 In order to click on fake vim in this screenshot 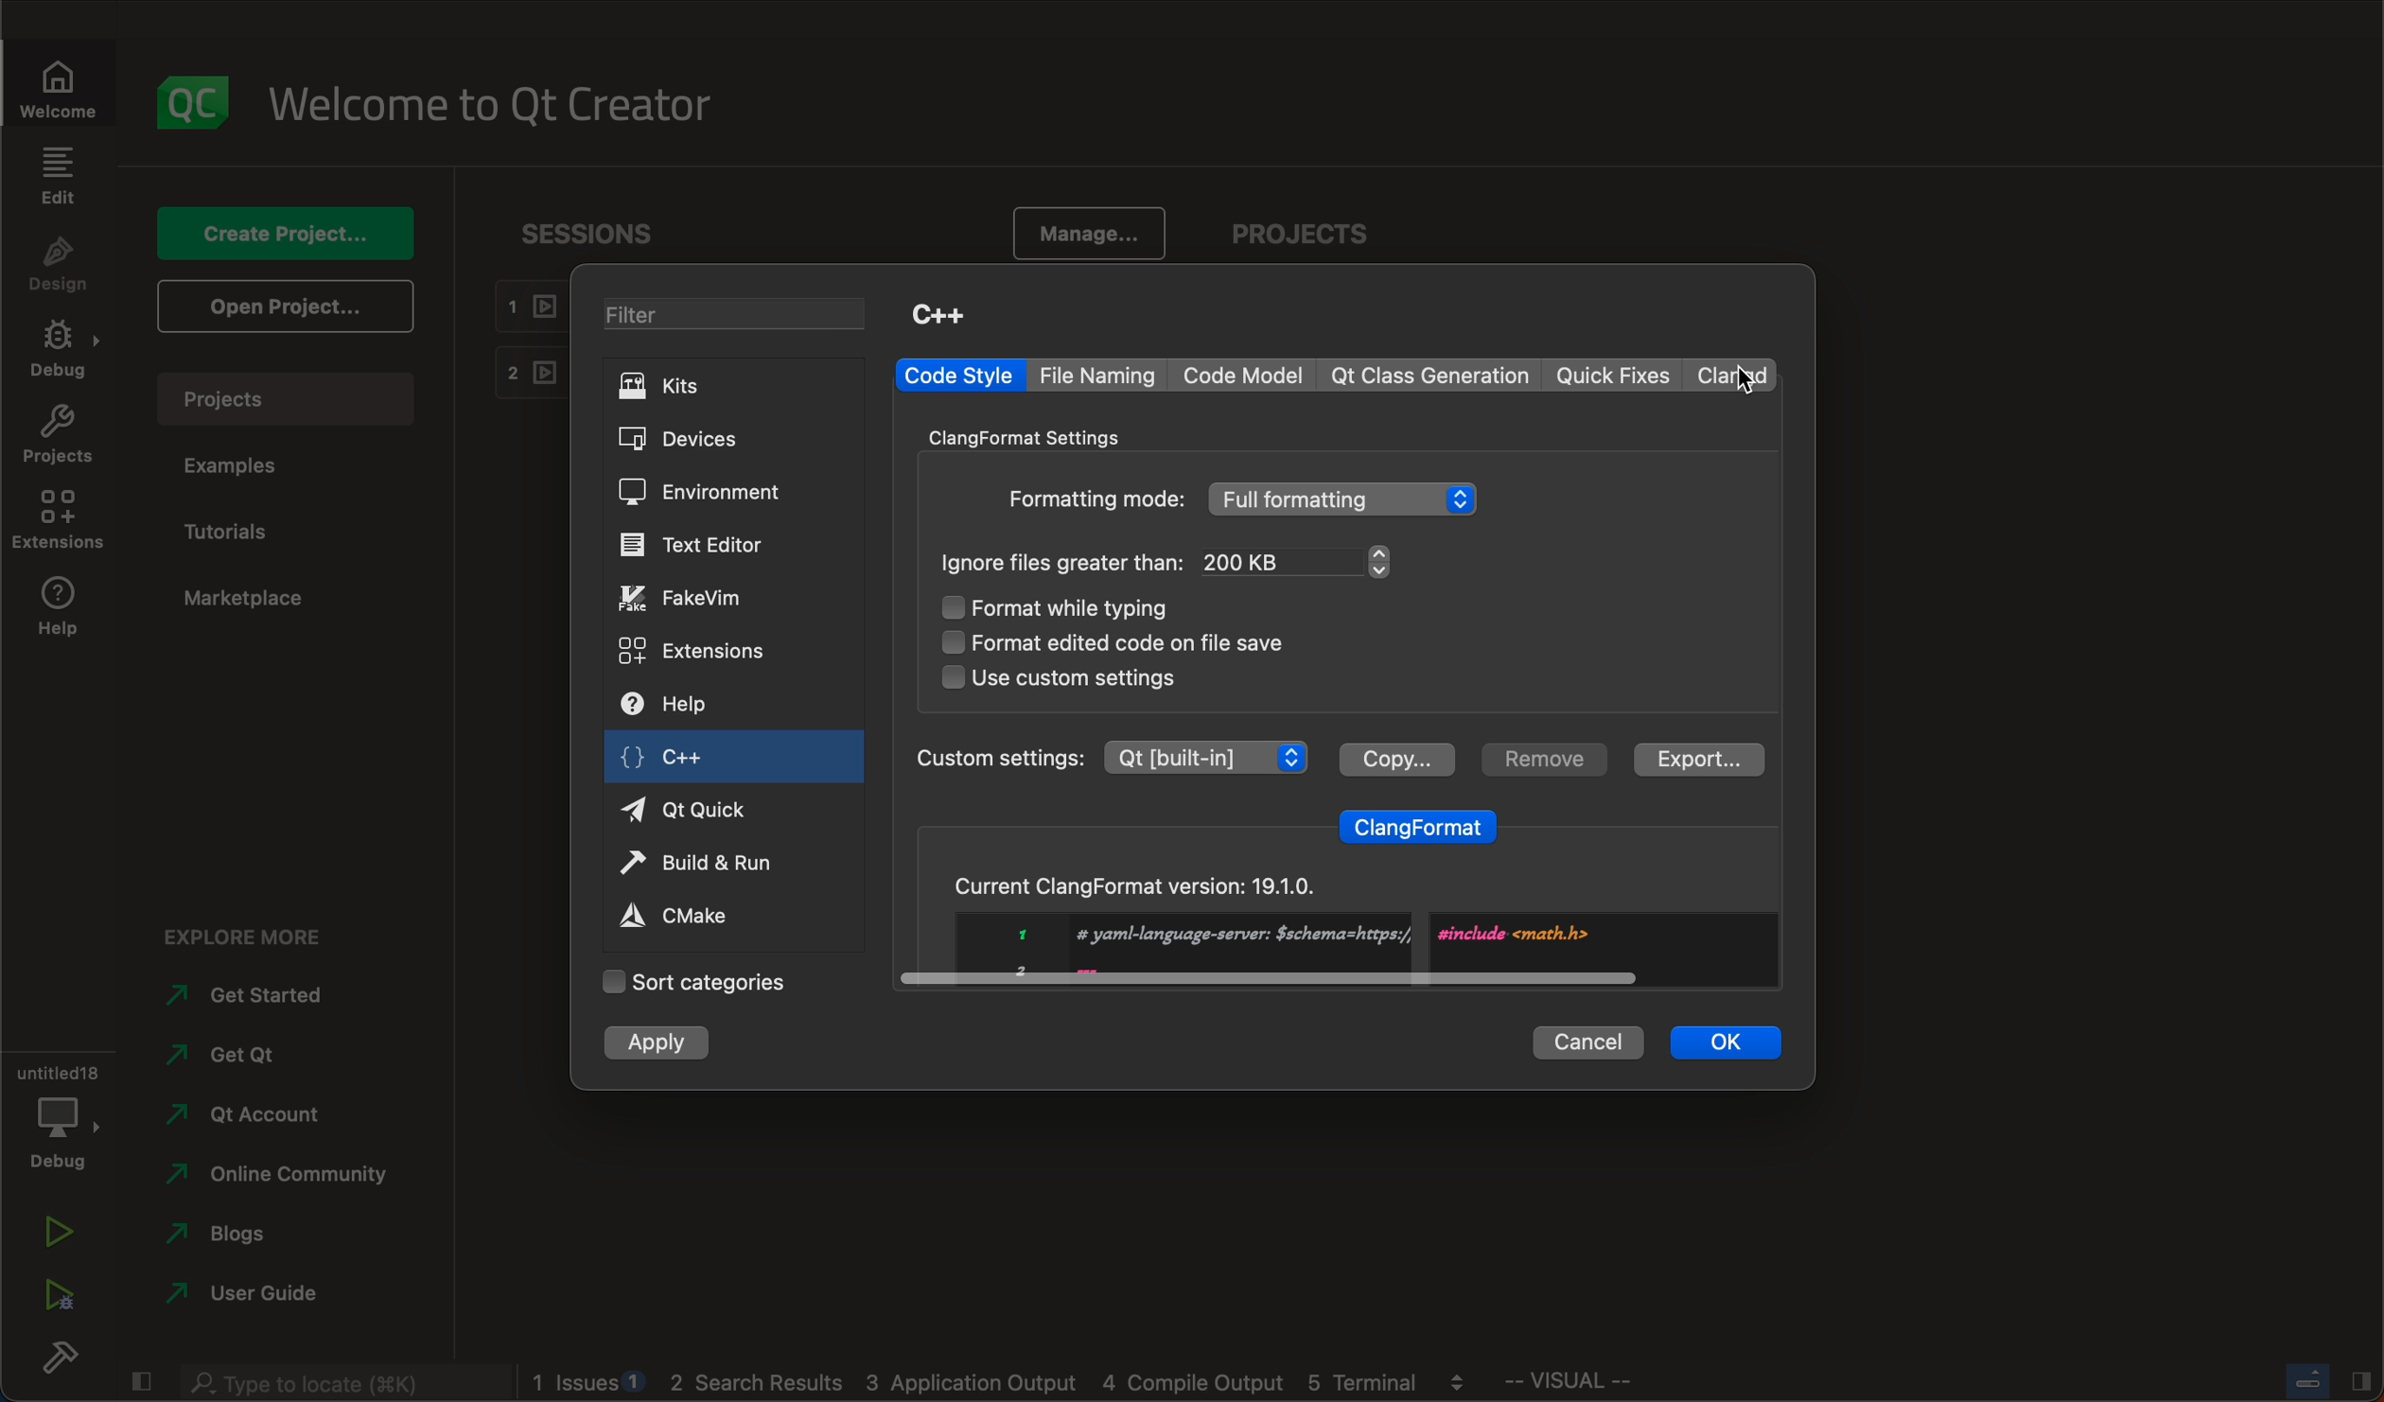, I will do `click(698, 600)`.